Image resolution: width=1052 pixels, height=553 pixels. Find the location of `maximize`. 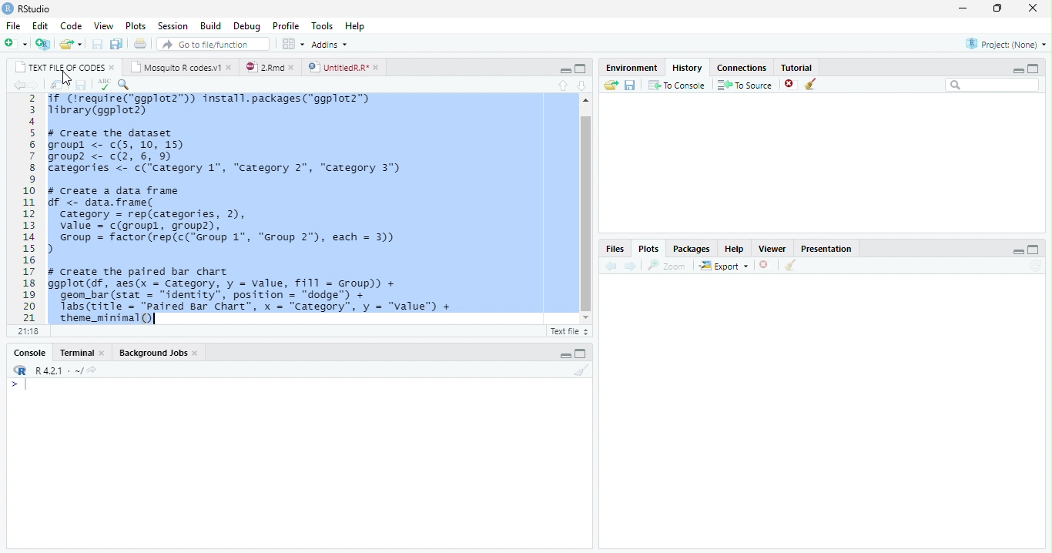

maximize is located at coordinates (1037, 69).